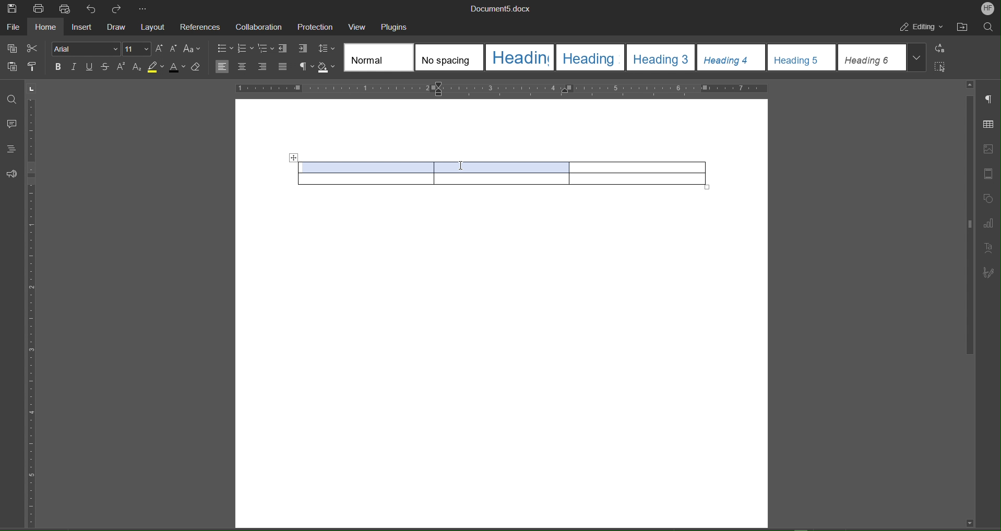  I want to click on Decrease Indent, so click(285, 49).